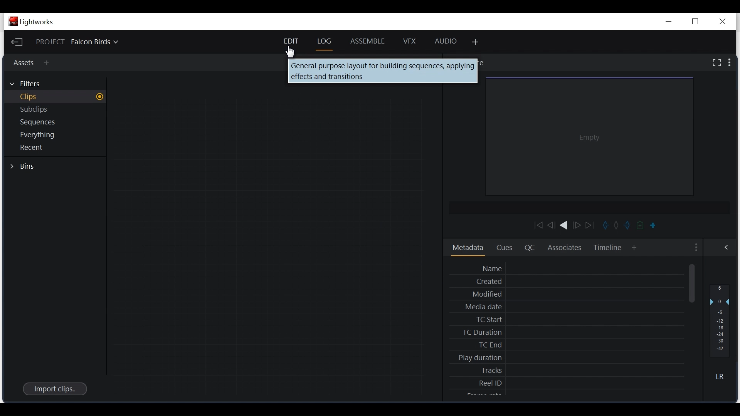 The height and width of the screenshot is (416, 740). Describe the element at coordinates (86, 43) in the screenshot. I see `Show/change current project details` at that location.